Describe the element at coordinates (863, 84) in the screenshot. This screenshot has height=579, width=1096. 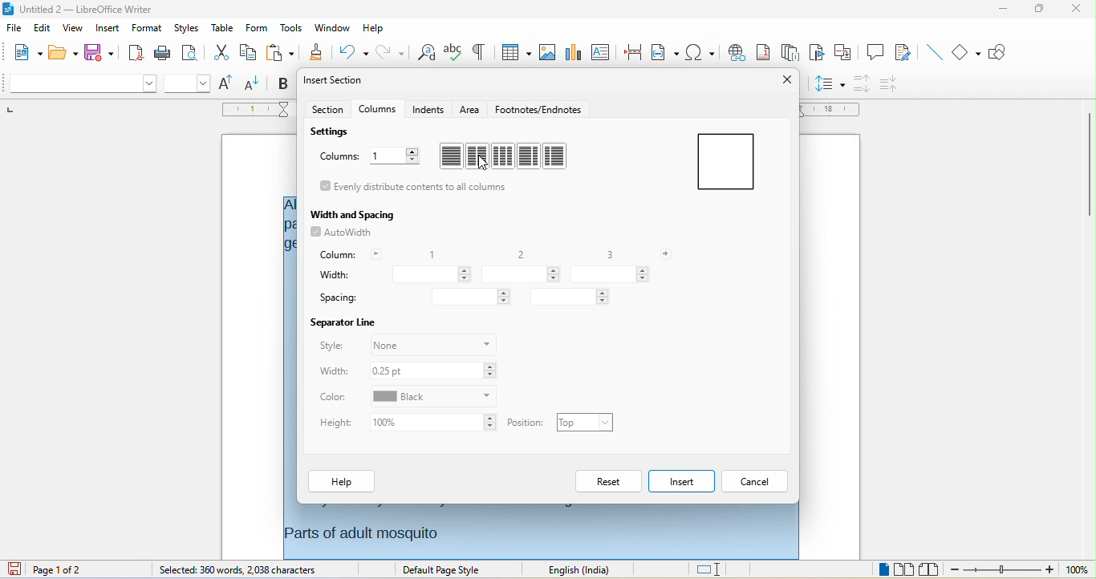
I see `increase paragraph spacing` at that location.